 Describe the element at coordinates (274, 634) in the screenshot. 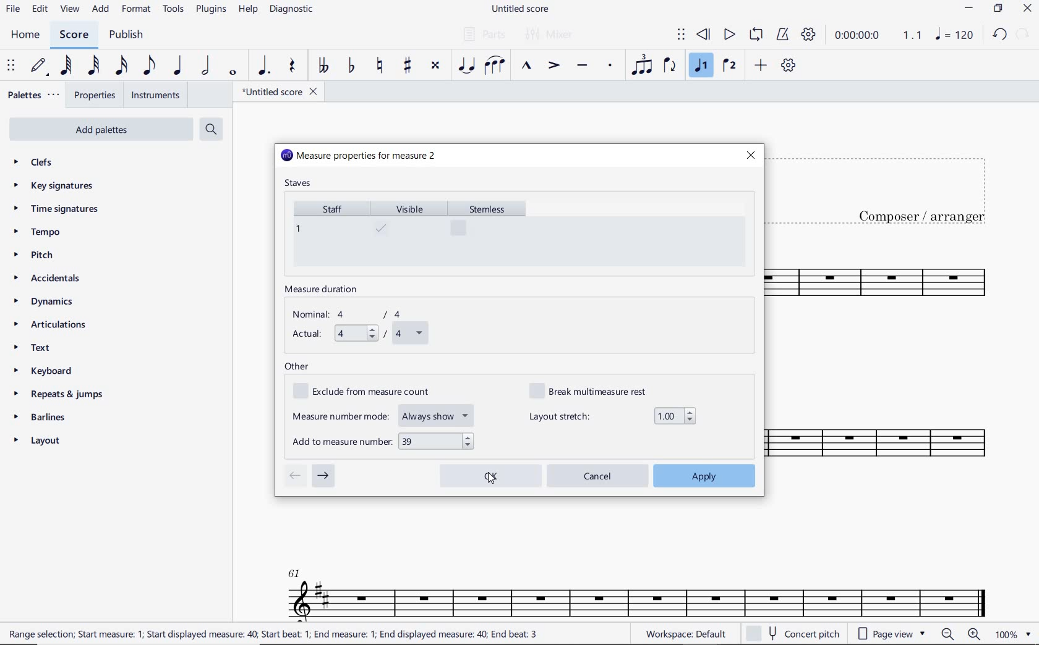

I see `range selection` at that location.